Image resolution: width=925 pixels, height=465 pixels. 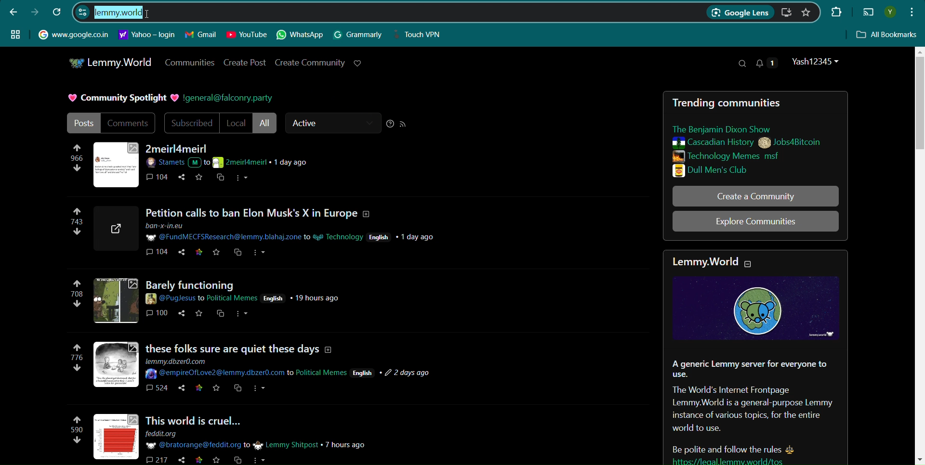 I want to click on Petition calls to ban Elon Musk's X in Europe, so click(x=263, y=214).